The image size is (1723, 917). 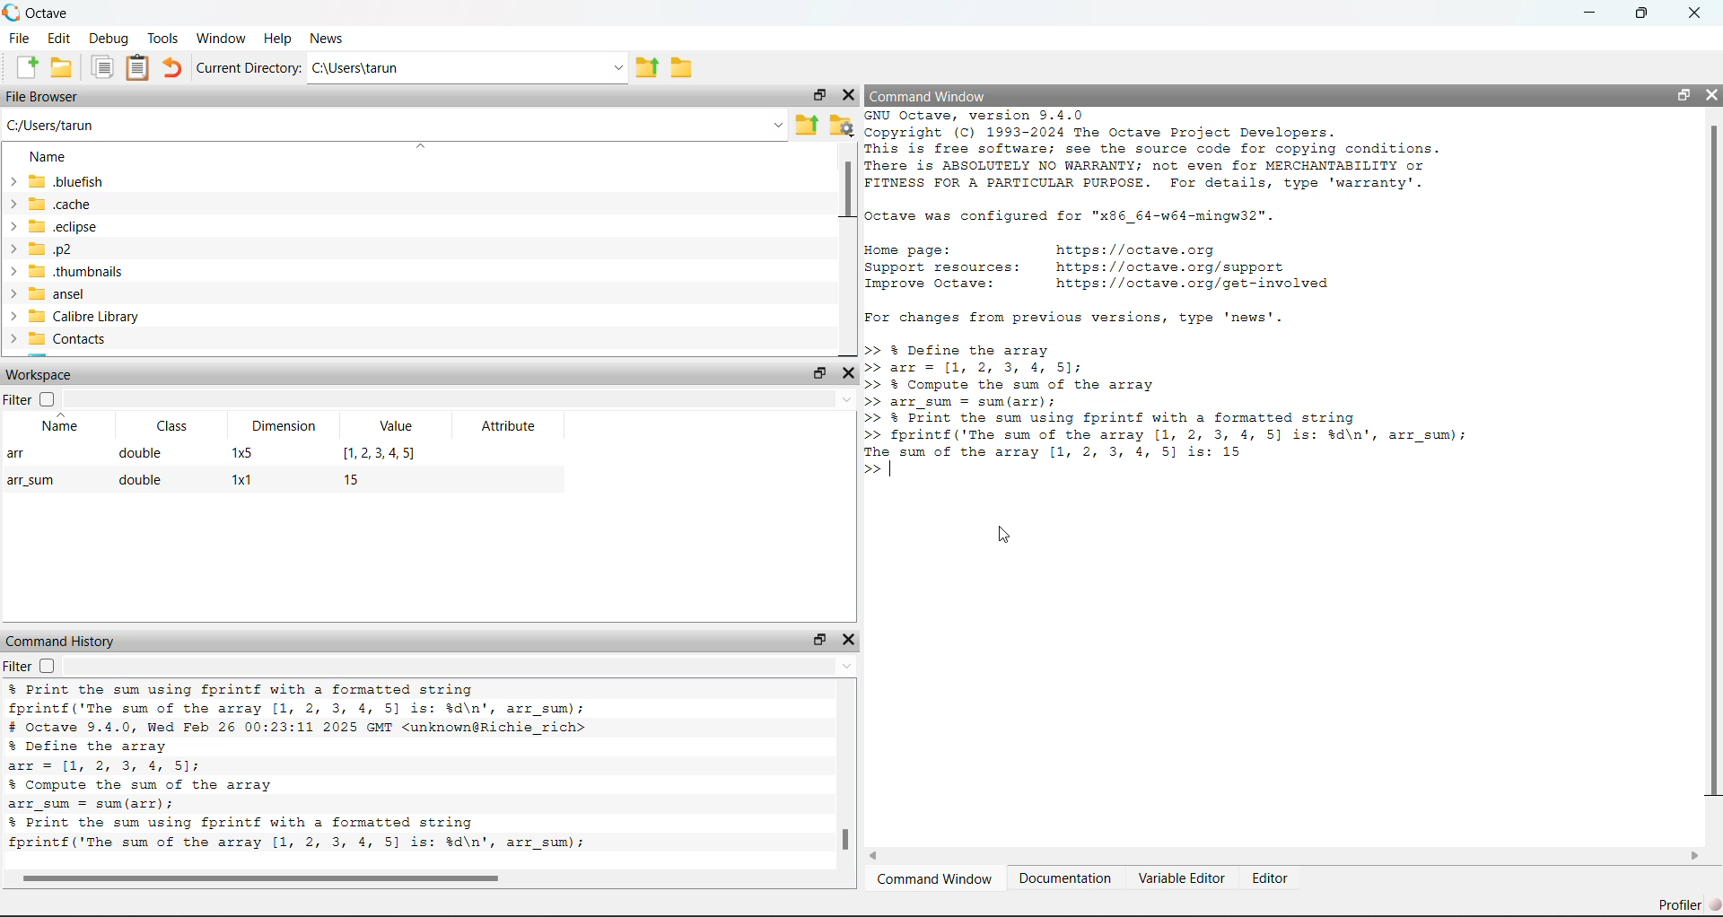 What do you see at coordinates (136, 480) in the screenshot?
I see `double` at bounding box center [136, 480].